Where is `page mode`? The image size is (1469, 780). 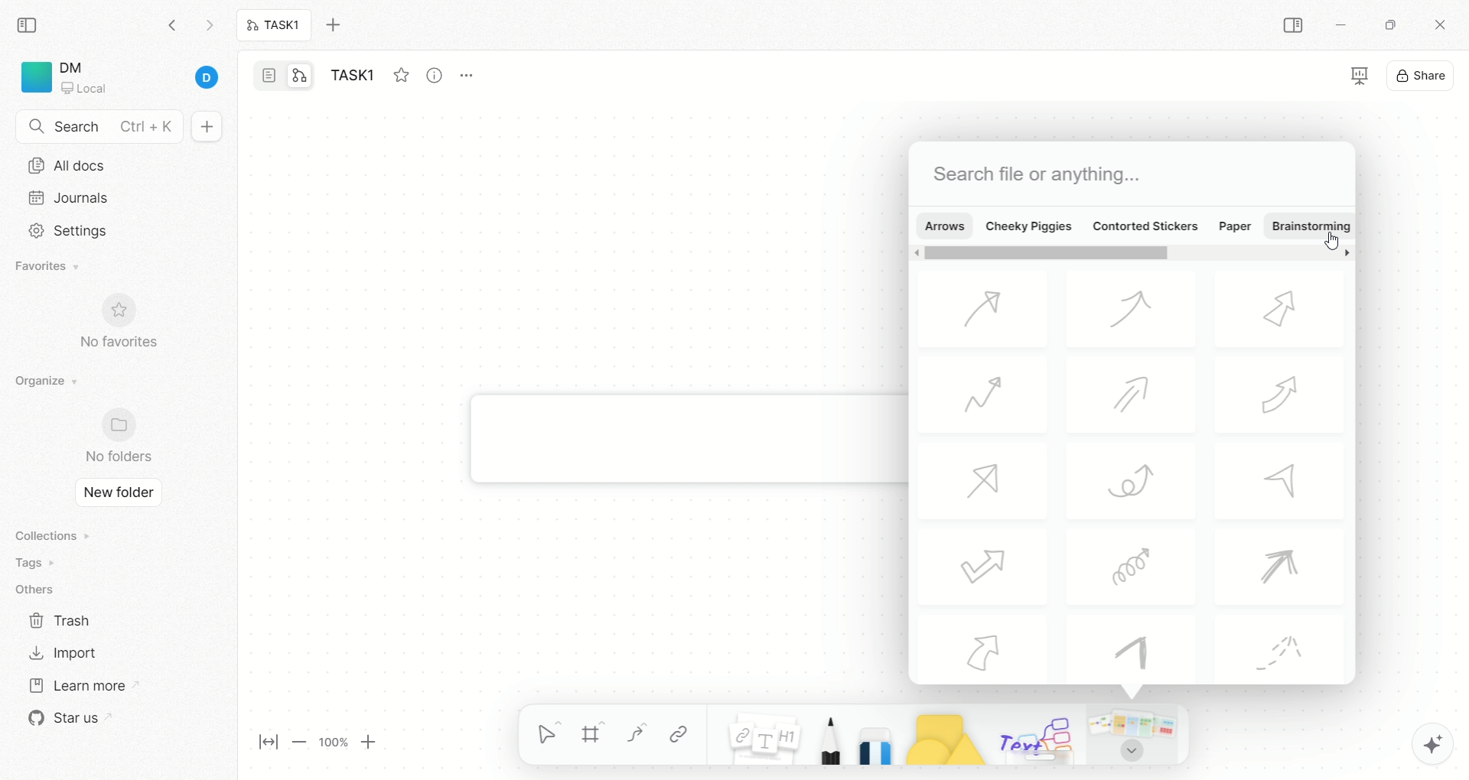
page mode is located at coordinates (270, 77).